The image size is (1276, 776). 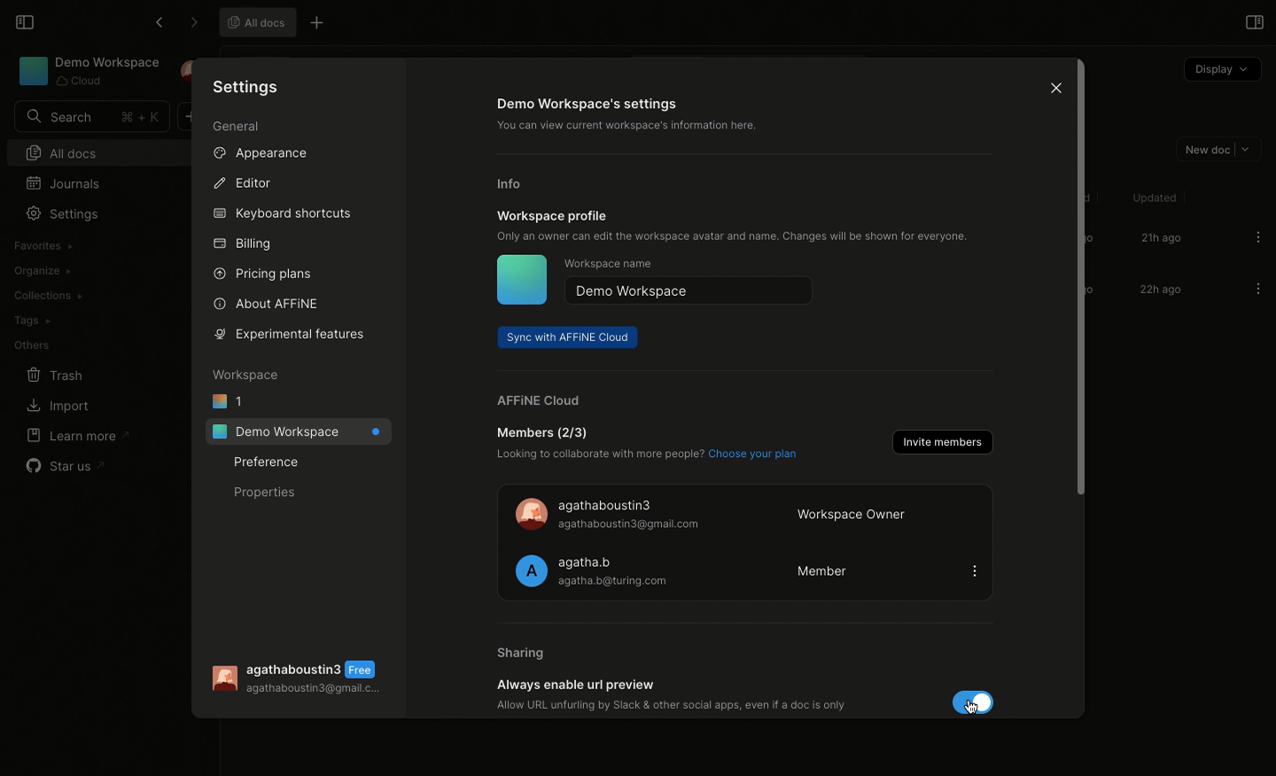 What do you see at coordinates (1257, 290) in the screenshot?
I see `Options` at bounding box center [1257, 290].